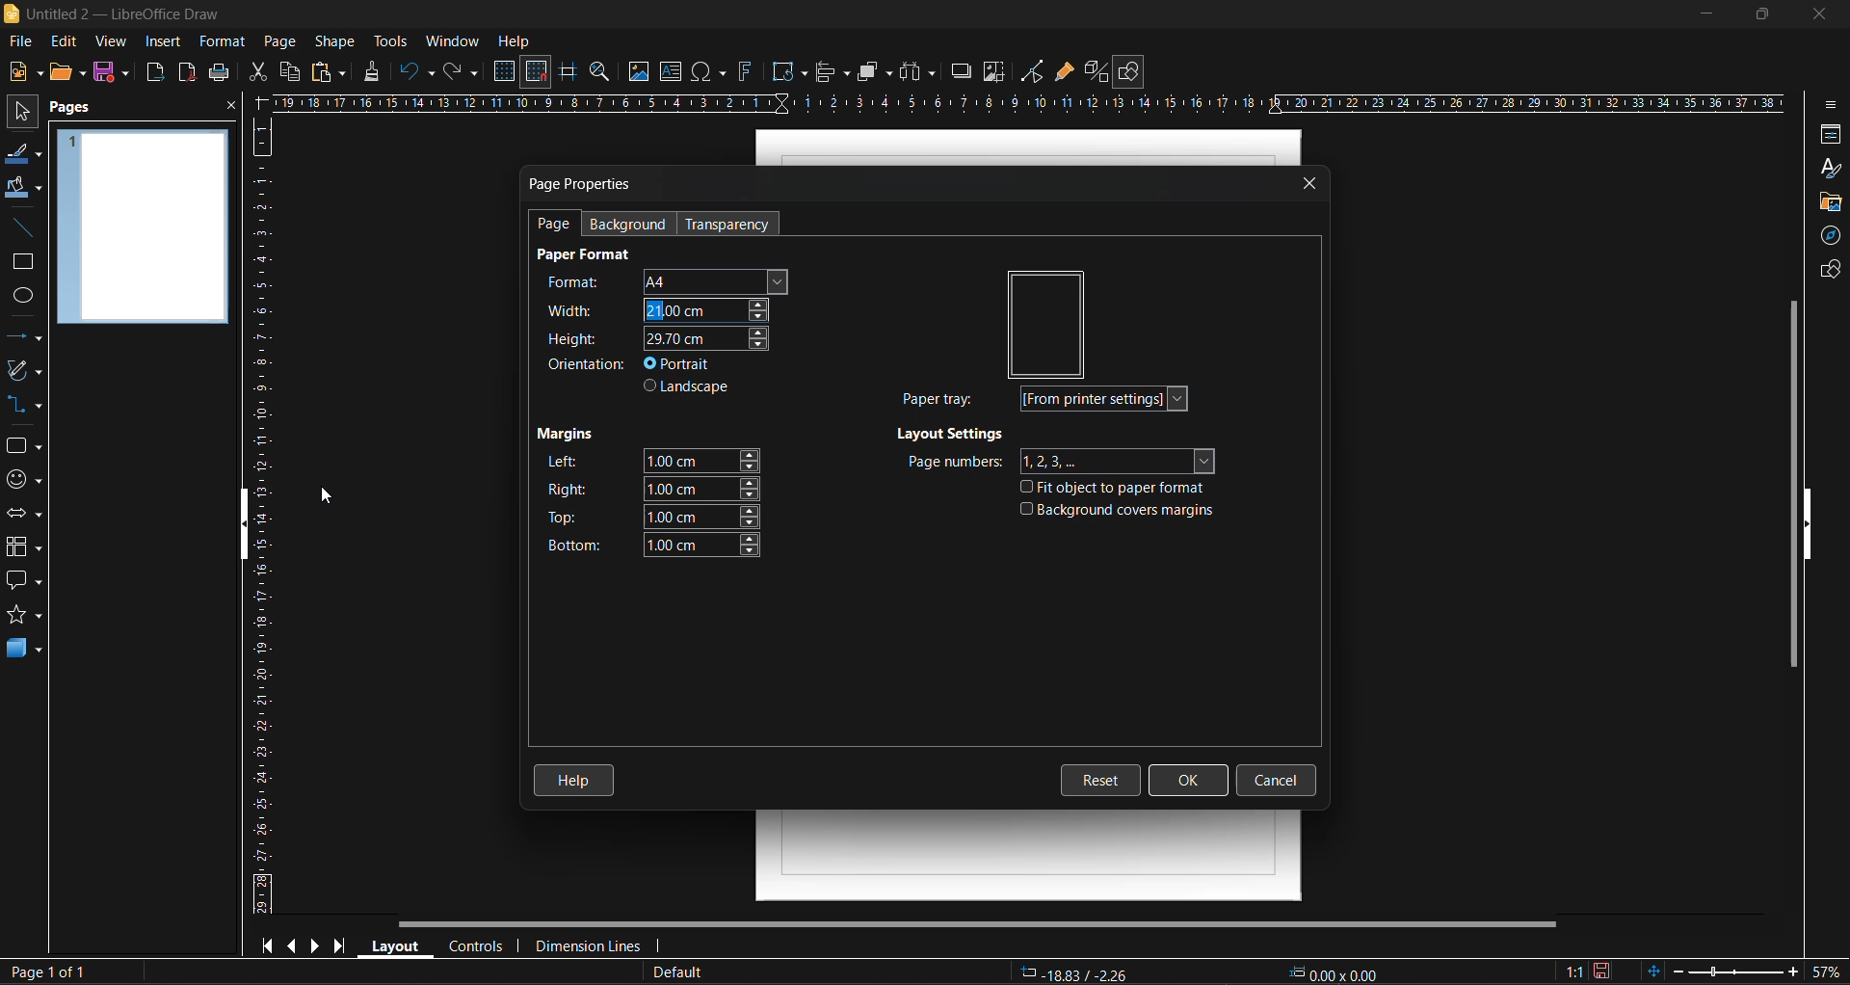 This screenshot has height=985, width=1850. I want to click on lines and arrows, so click(24, 338).